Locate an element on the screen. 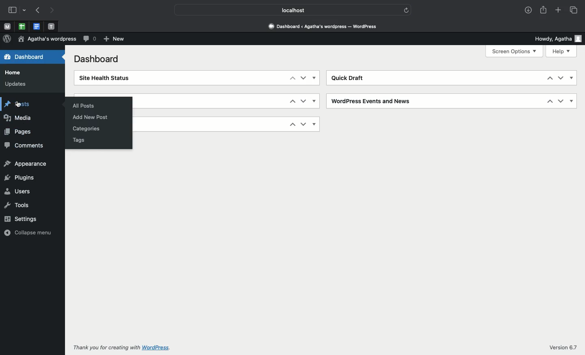 This screenshot has width=585, height=355. Previous page is located at coordinates (37, 11).